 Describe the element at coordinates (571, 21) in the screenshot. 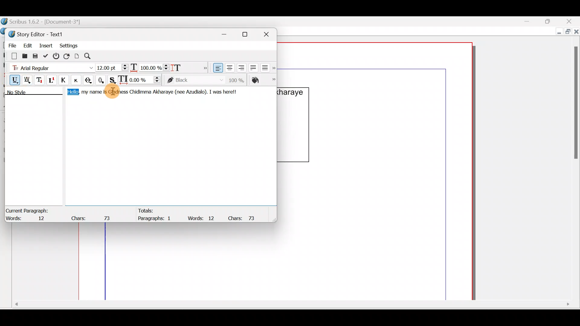

I see `Close` at that location.